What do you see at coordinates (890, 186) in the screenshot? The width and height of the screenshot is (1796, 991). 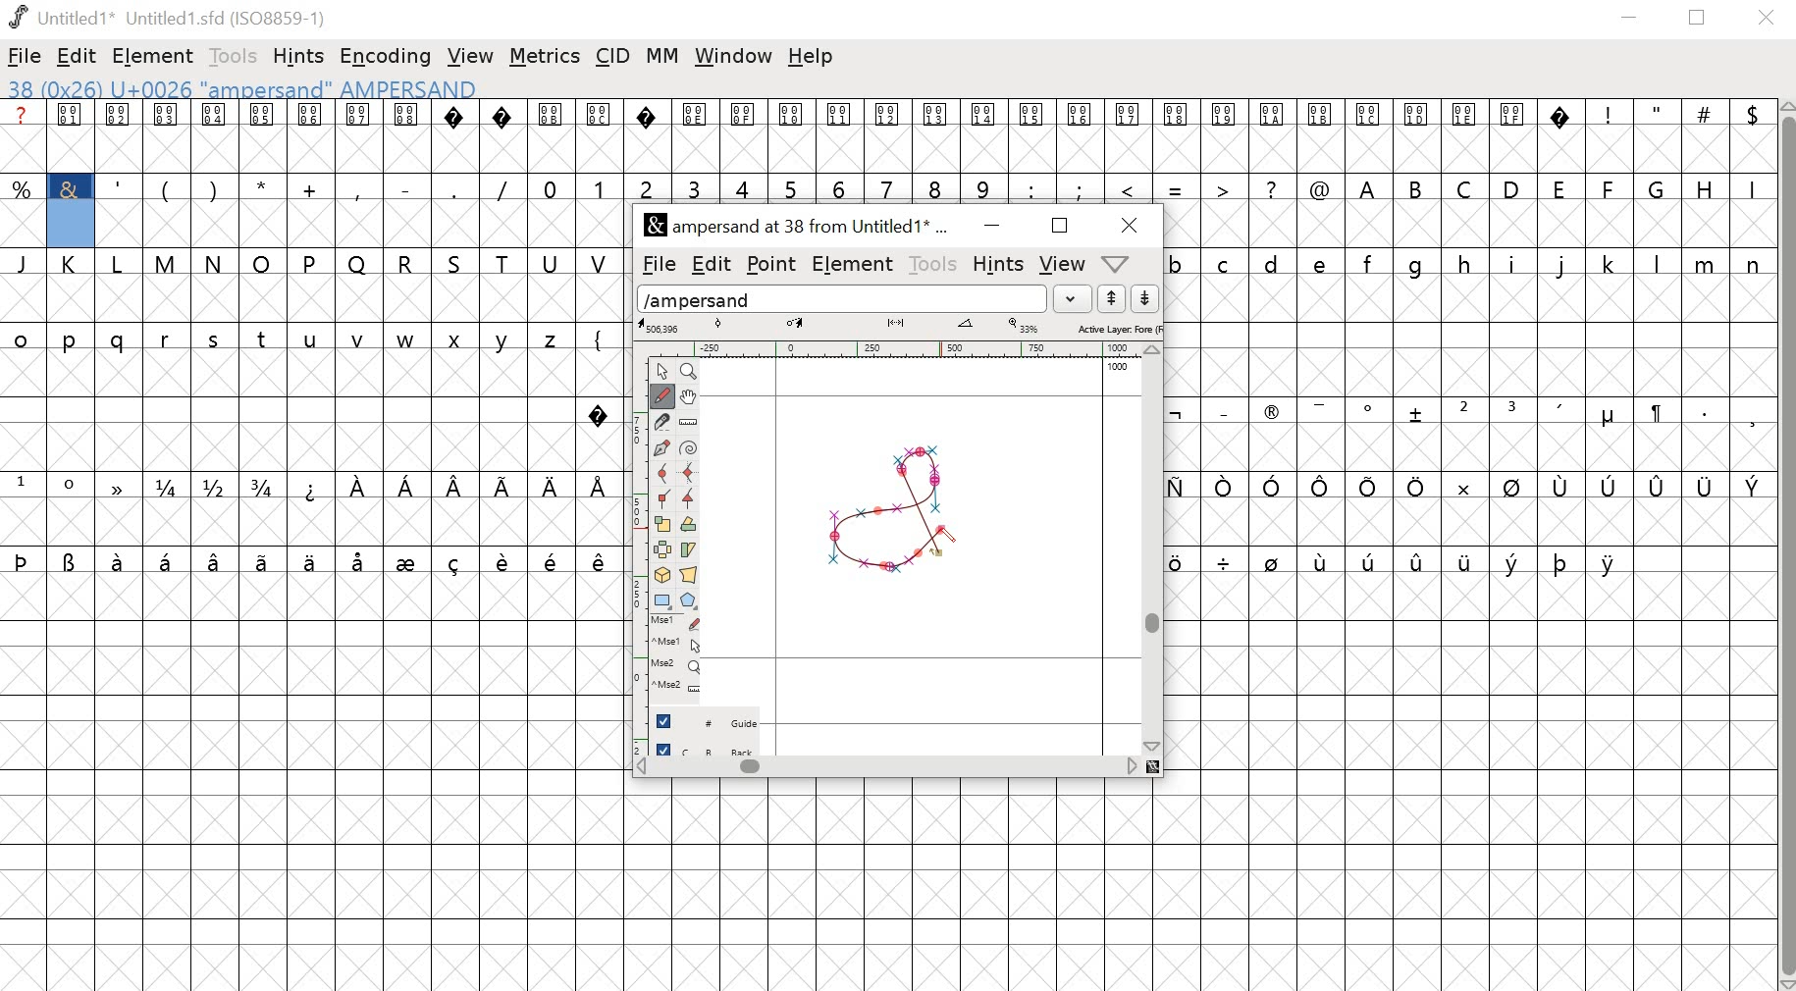 I see `7` at bounding box center [890, 186].